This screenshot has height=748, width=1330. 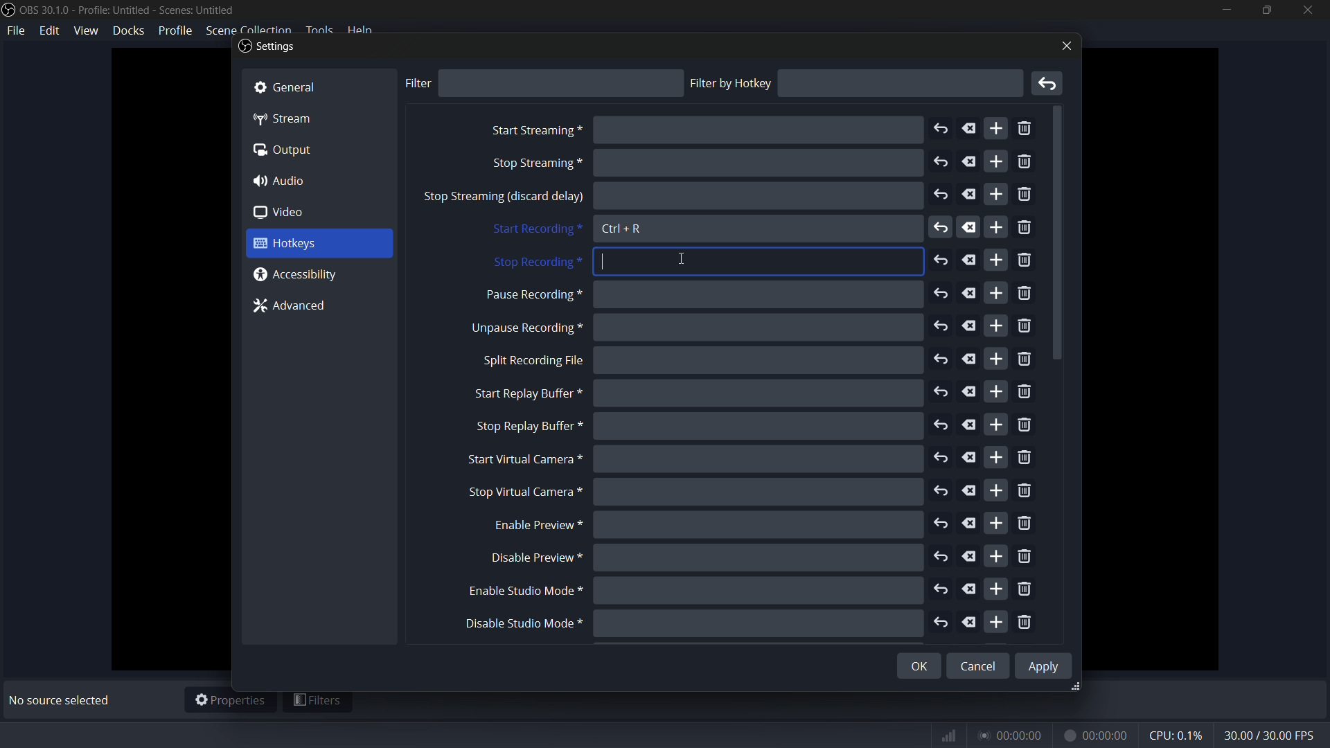 What do you see at coordinates (1064, 46) in the screenshot?
I see `close` at bounding box center [1064, 46].